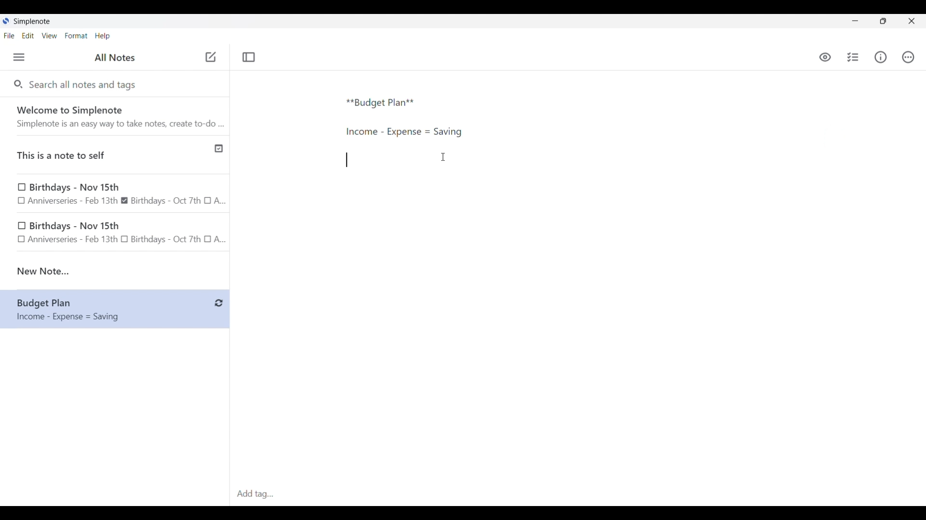 The image size is (926, 520). What do you see at coordinates (76, 36) in the screenshot?
I see `Format menu` at bounding box center [76, 36].